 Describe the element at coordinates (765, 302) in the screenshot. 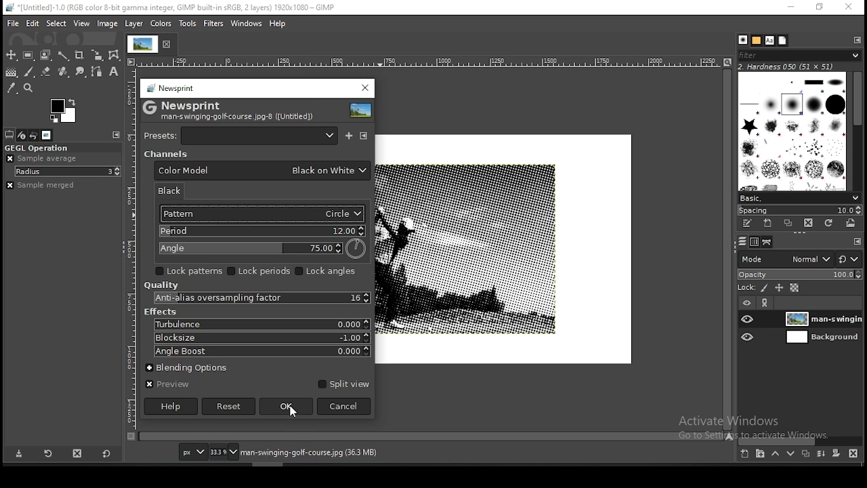

I see `link` at that location.